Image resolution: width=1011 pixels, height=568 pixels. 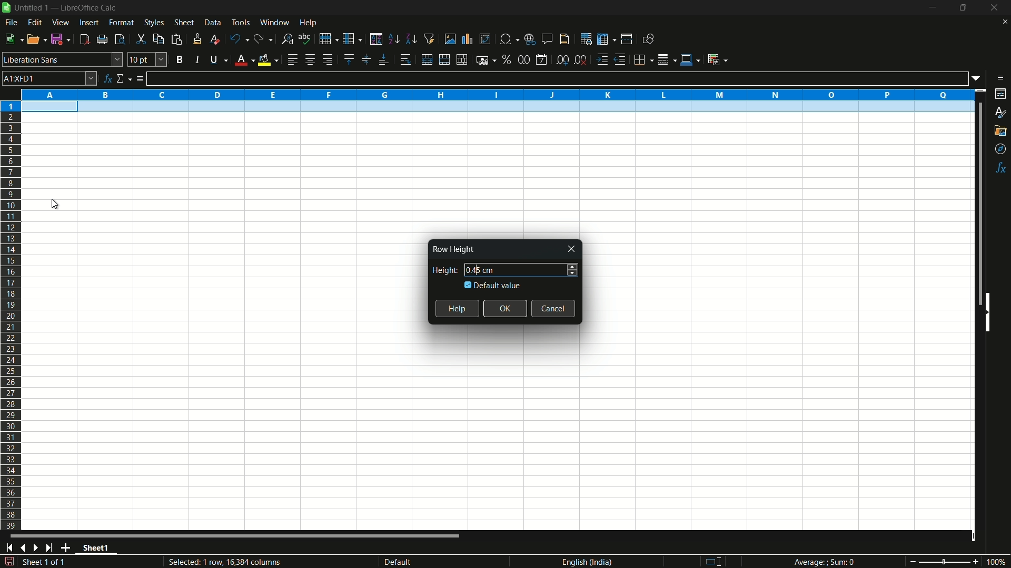 I want to click on merge and center, so click(x=443, y=59).